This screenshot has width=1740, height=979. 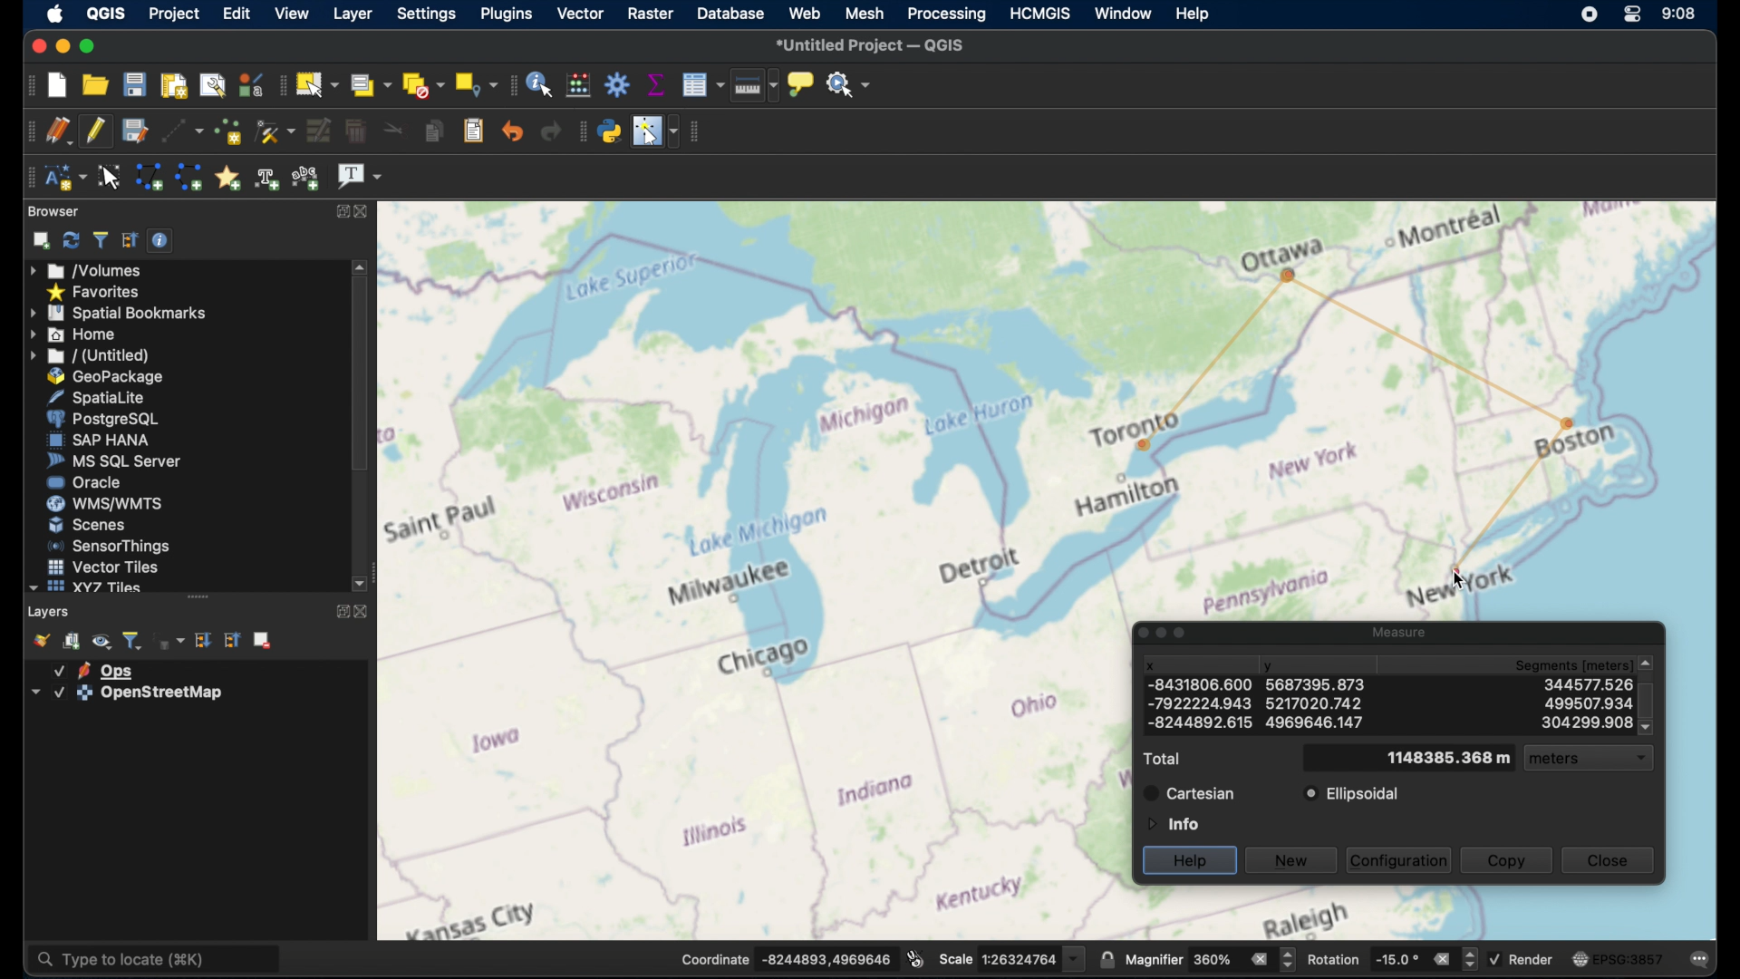 I want to click on annotation toolbar, so click(x=30, y=178).